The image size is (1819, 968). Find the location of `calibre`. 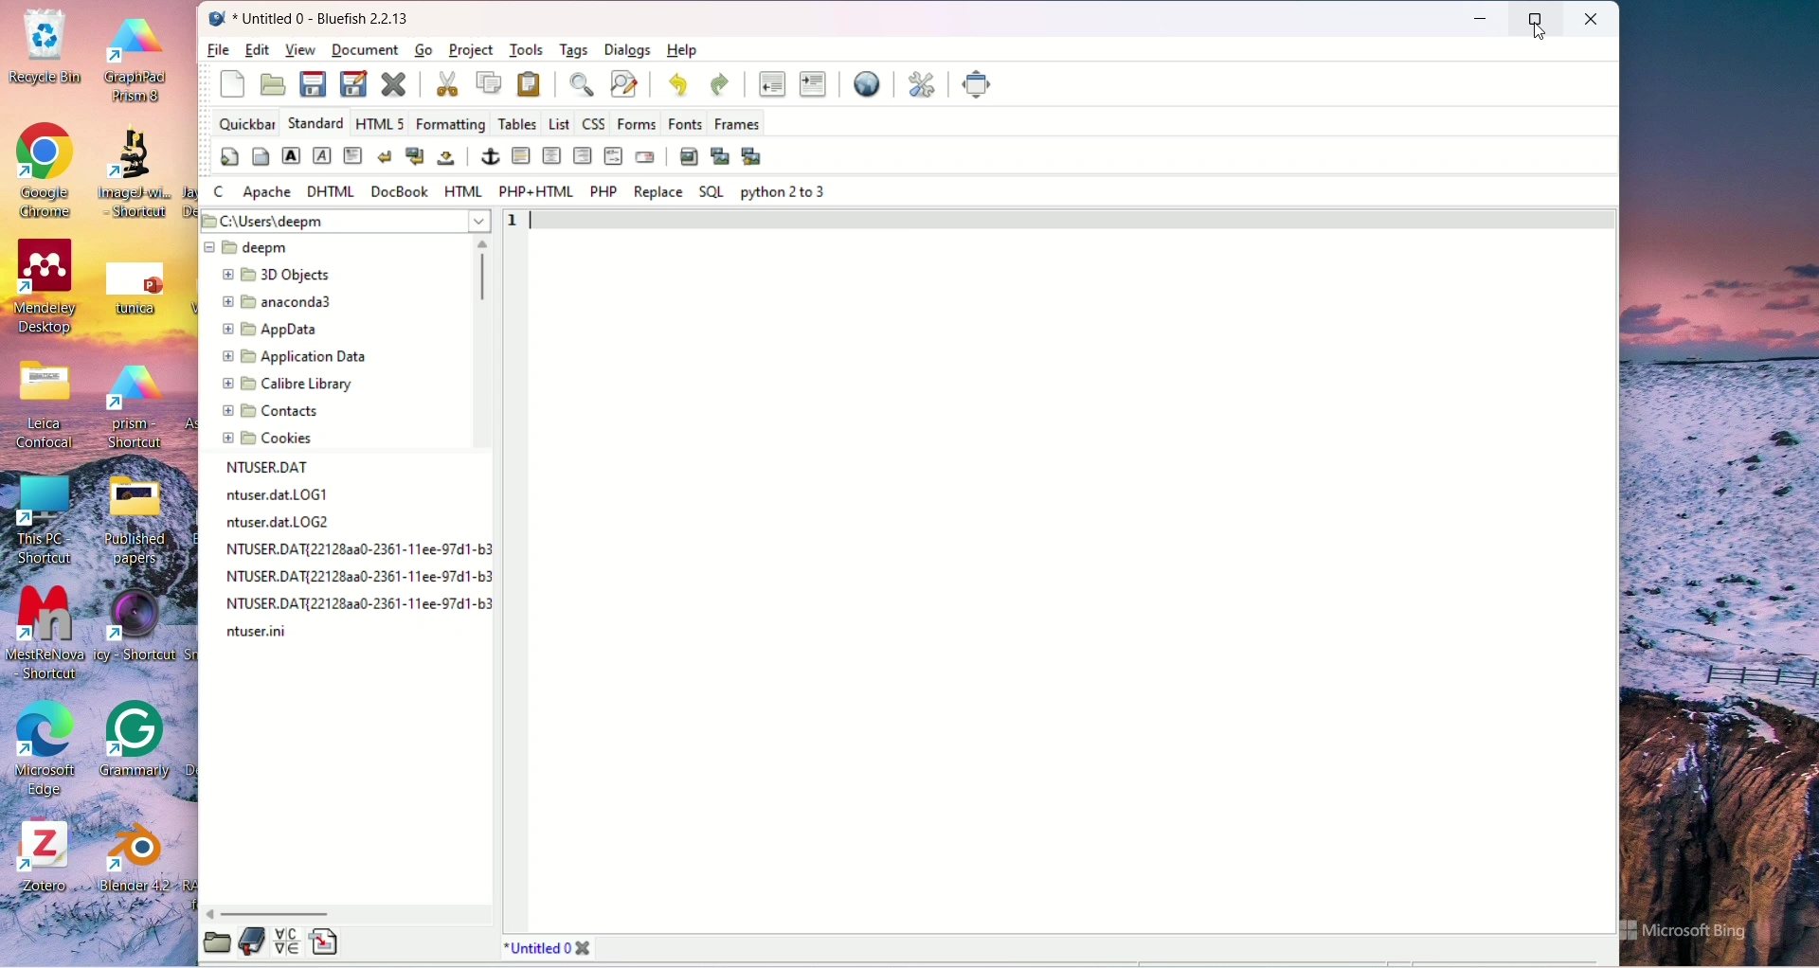

calibre is located at coordinates (289, 385).